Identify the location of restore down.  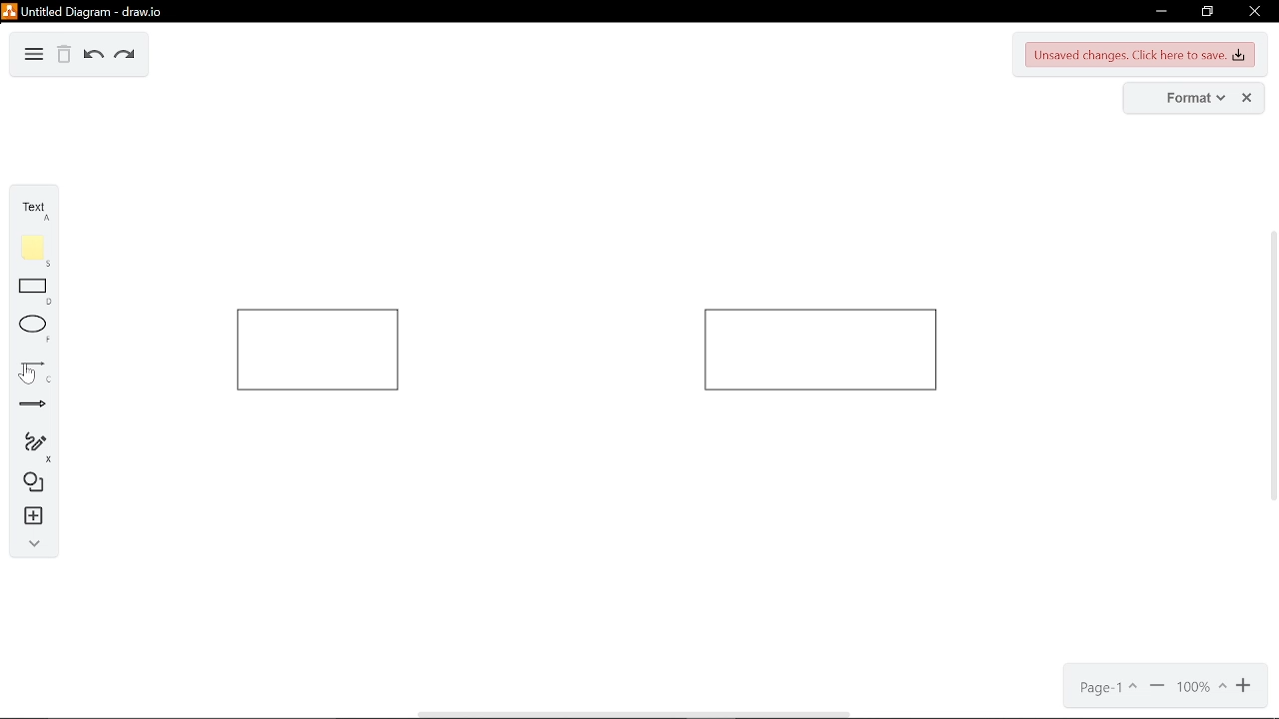
(1208, 12).